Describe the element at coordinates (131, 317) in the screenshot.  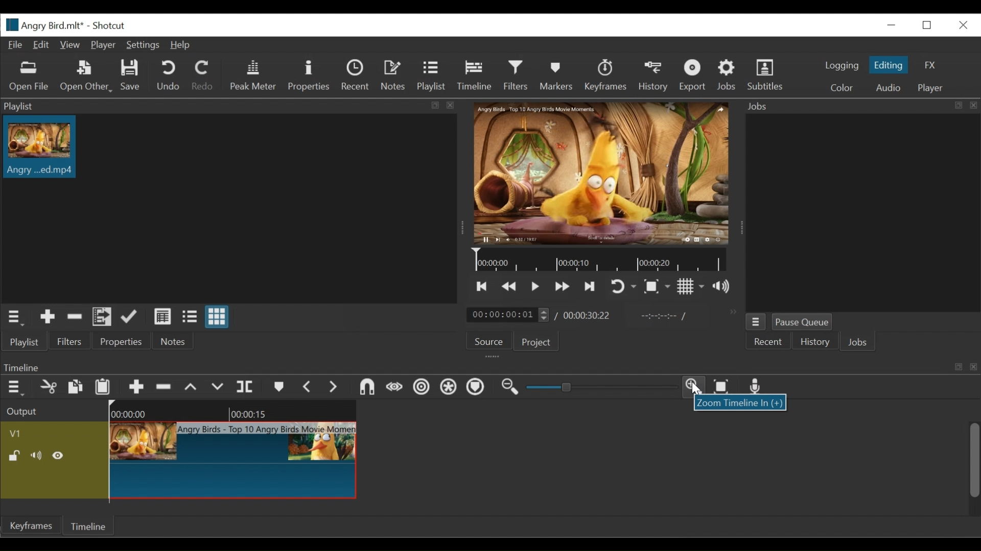
I see `Update` at that location.